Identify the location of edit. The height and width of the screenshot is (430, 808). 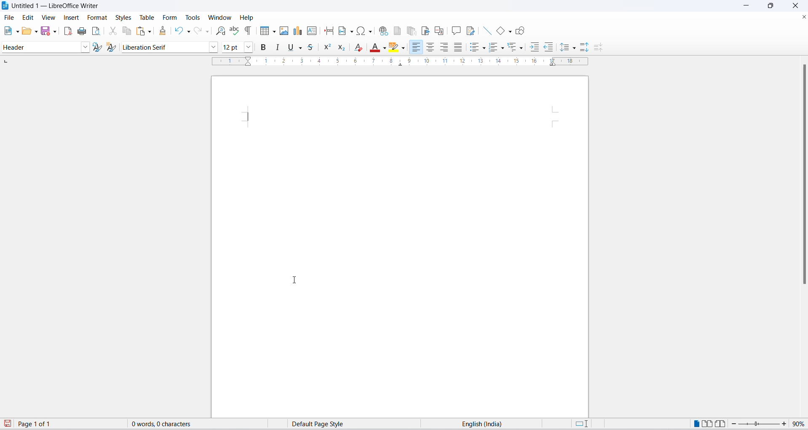
(29, 17).